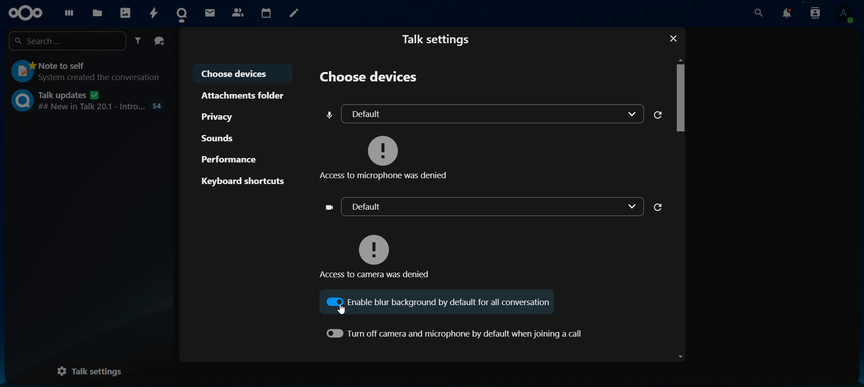 The width and height of the screenshot is (864, 387). Describe the element at coordinates (220, 117) in the screenshot. I see `privacy` at that location.